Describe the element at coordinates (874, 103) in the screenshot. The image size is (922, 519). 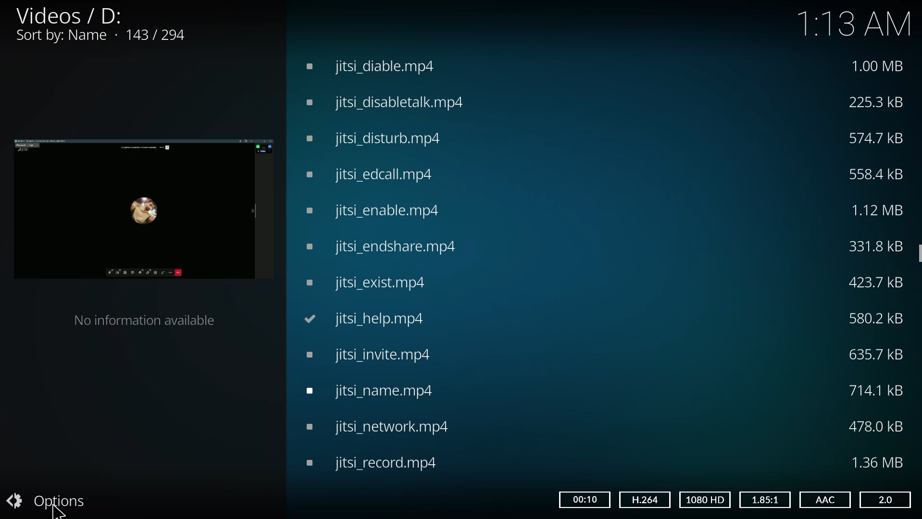
I see `size` at that location.